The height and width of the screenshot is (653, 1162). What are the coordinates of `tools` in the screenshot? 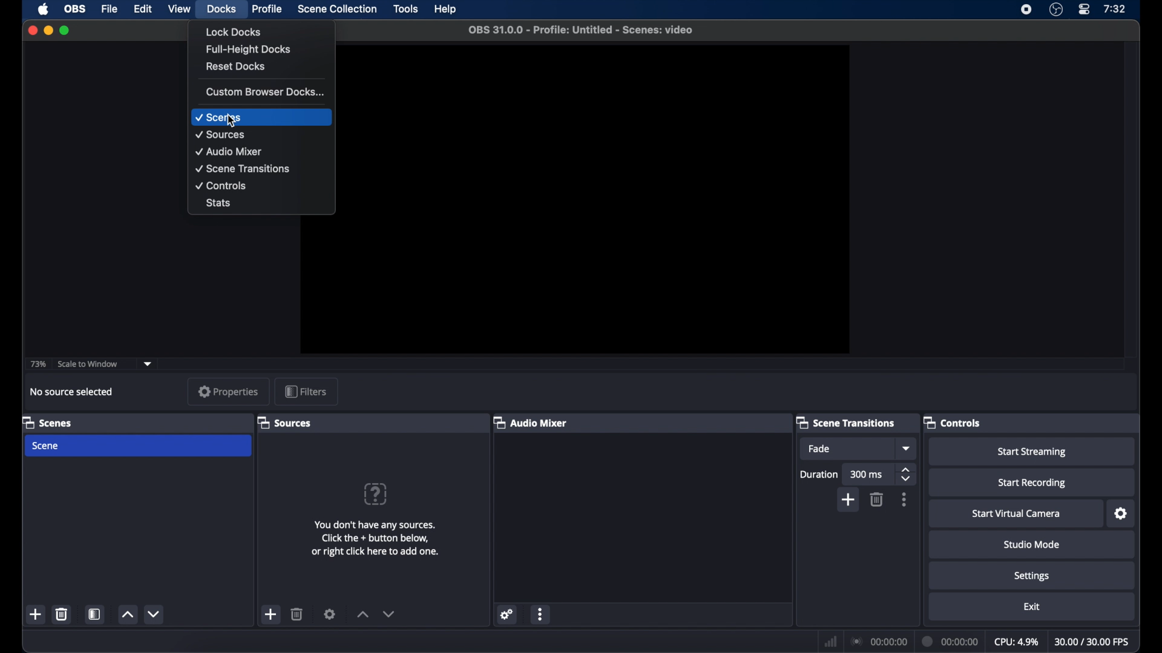 It's located at (406, 9).